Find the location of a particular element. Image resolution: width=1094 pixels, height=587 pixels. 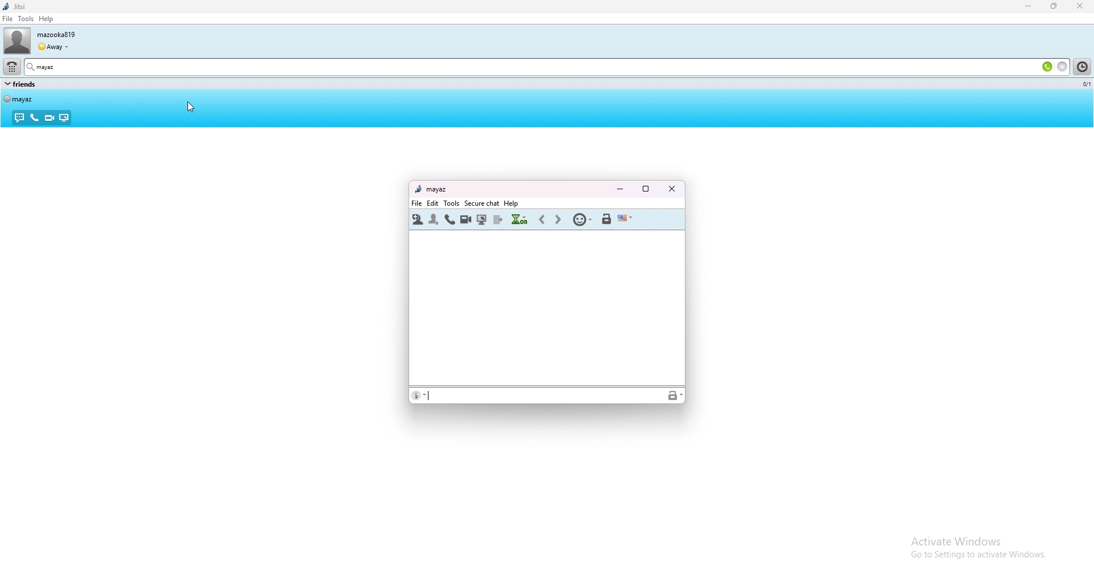

tools is located at coordinates (453, 203).